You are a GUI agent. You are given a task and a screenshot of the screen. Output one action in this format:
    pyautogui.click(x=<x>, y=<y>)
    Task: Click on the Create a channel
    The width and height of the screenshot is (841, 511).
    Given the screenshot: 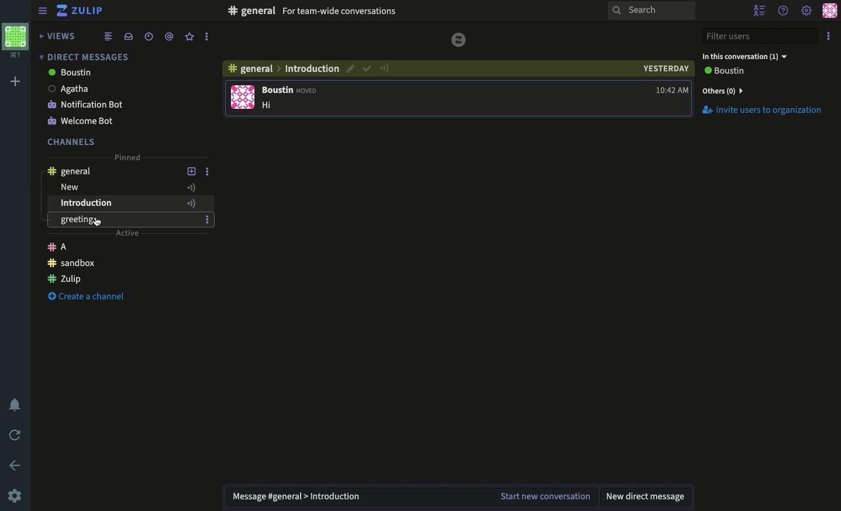 What is the action you would take?
    pyautogui.click(x=89, y=295)
    